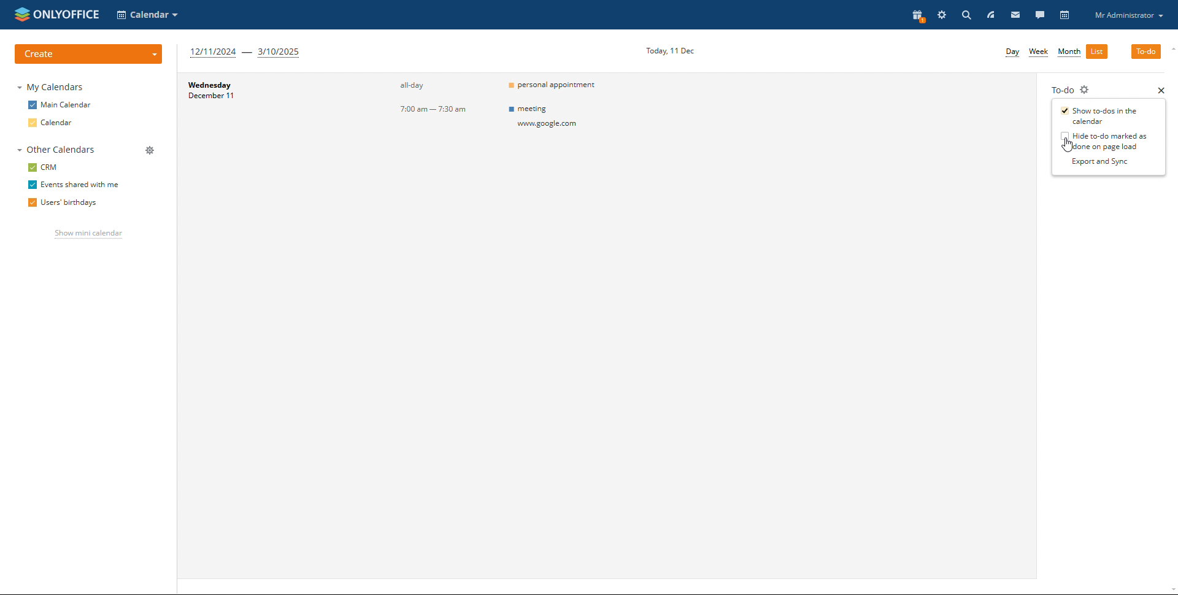  What do you see at coordinates (1128, 14) in the screenshot?
I see `profile` at bounding box center [1128, 14].